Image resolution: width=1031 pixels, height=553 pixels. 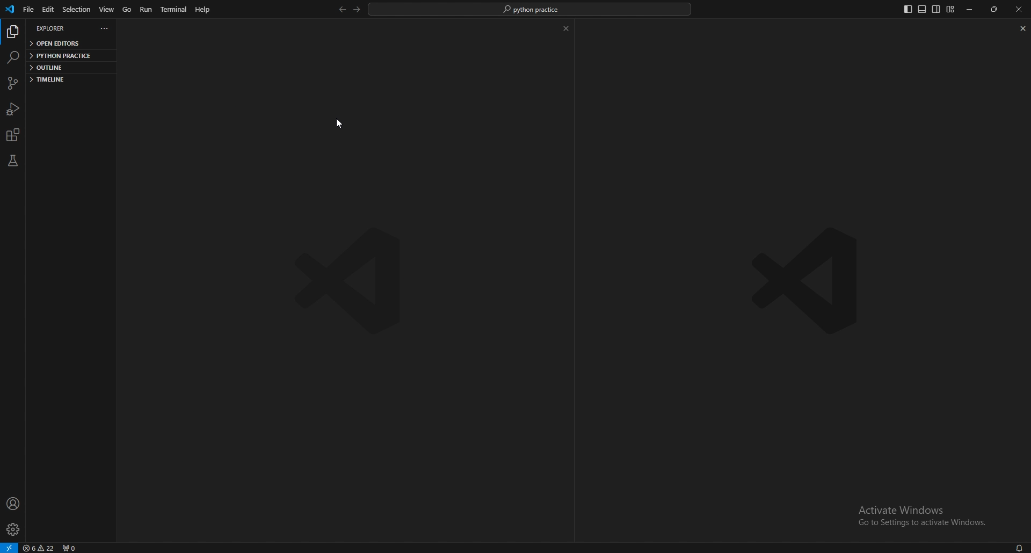 What do you see at coordinates (12, 110) in the screenshot?
I see `run and debug` at bounding box center [12, 110].